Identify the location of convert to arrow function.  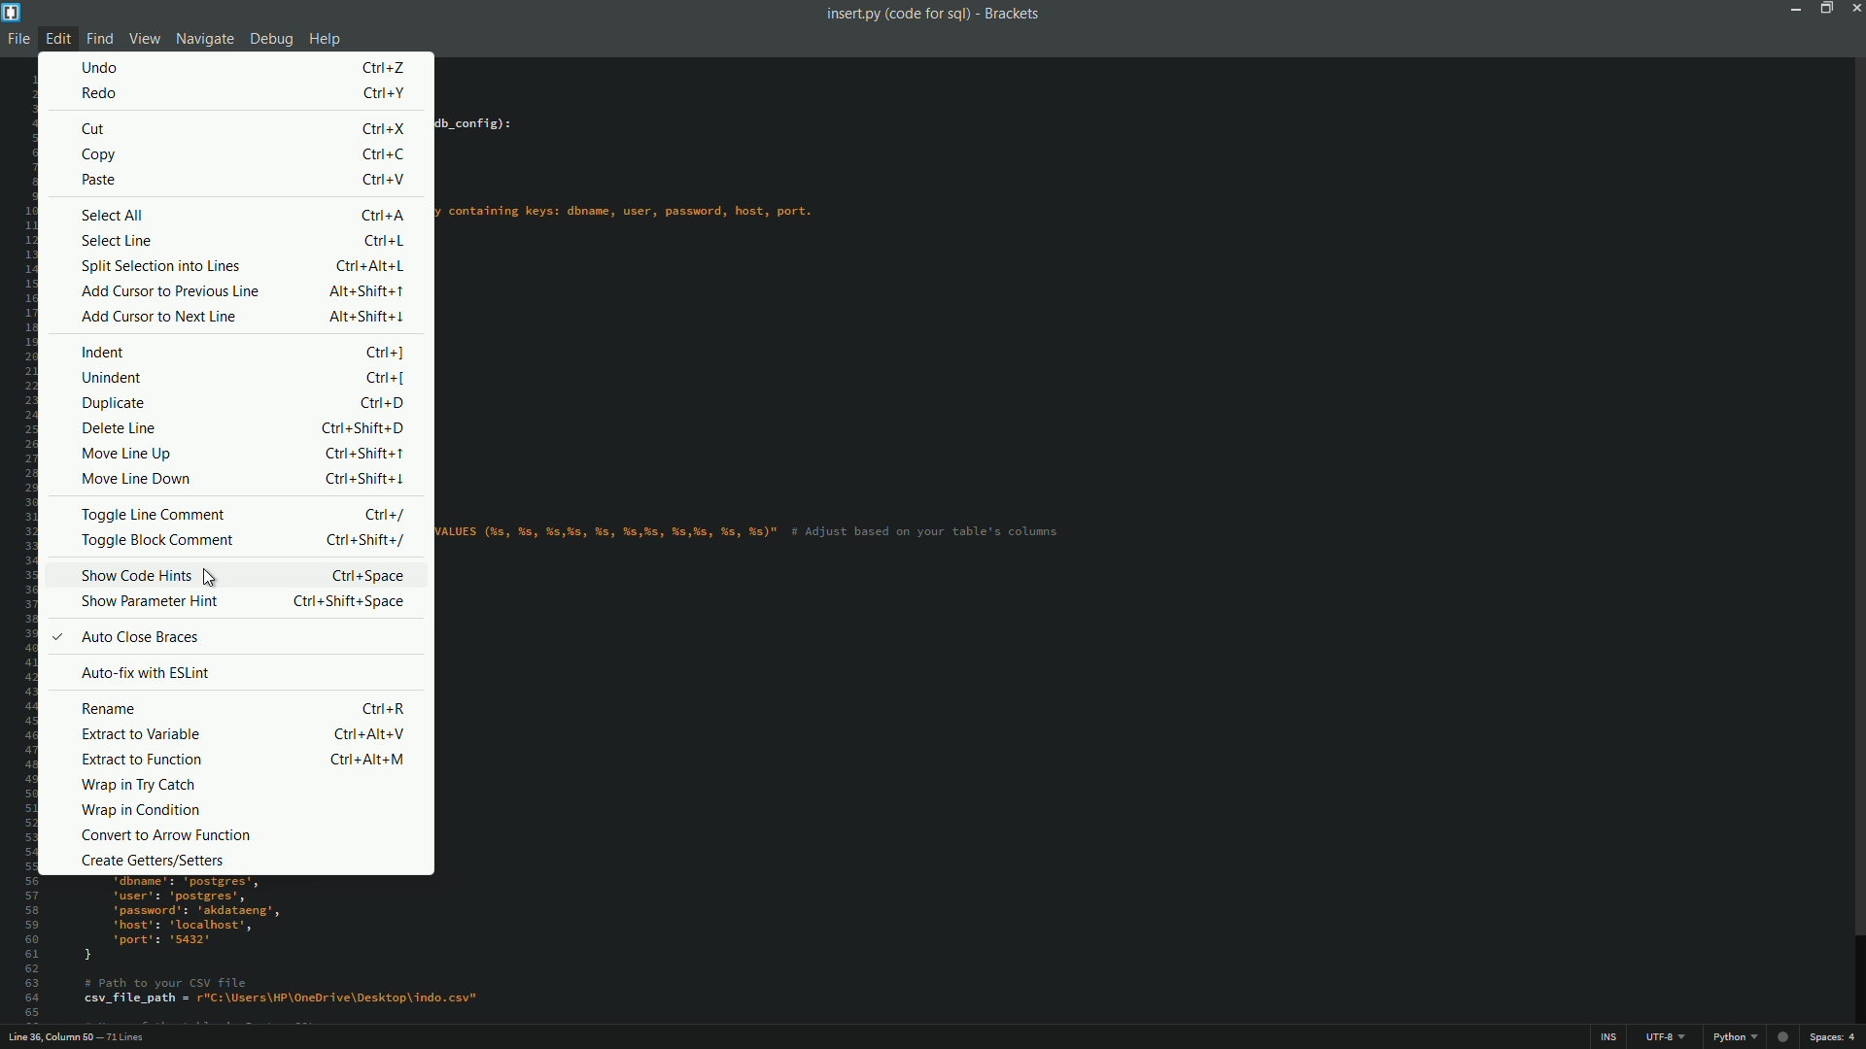
(164, 836).